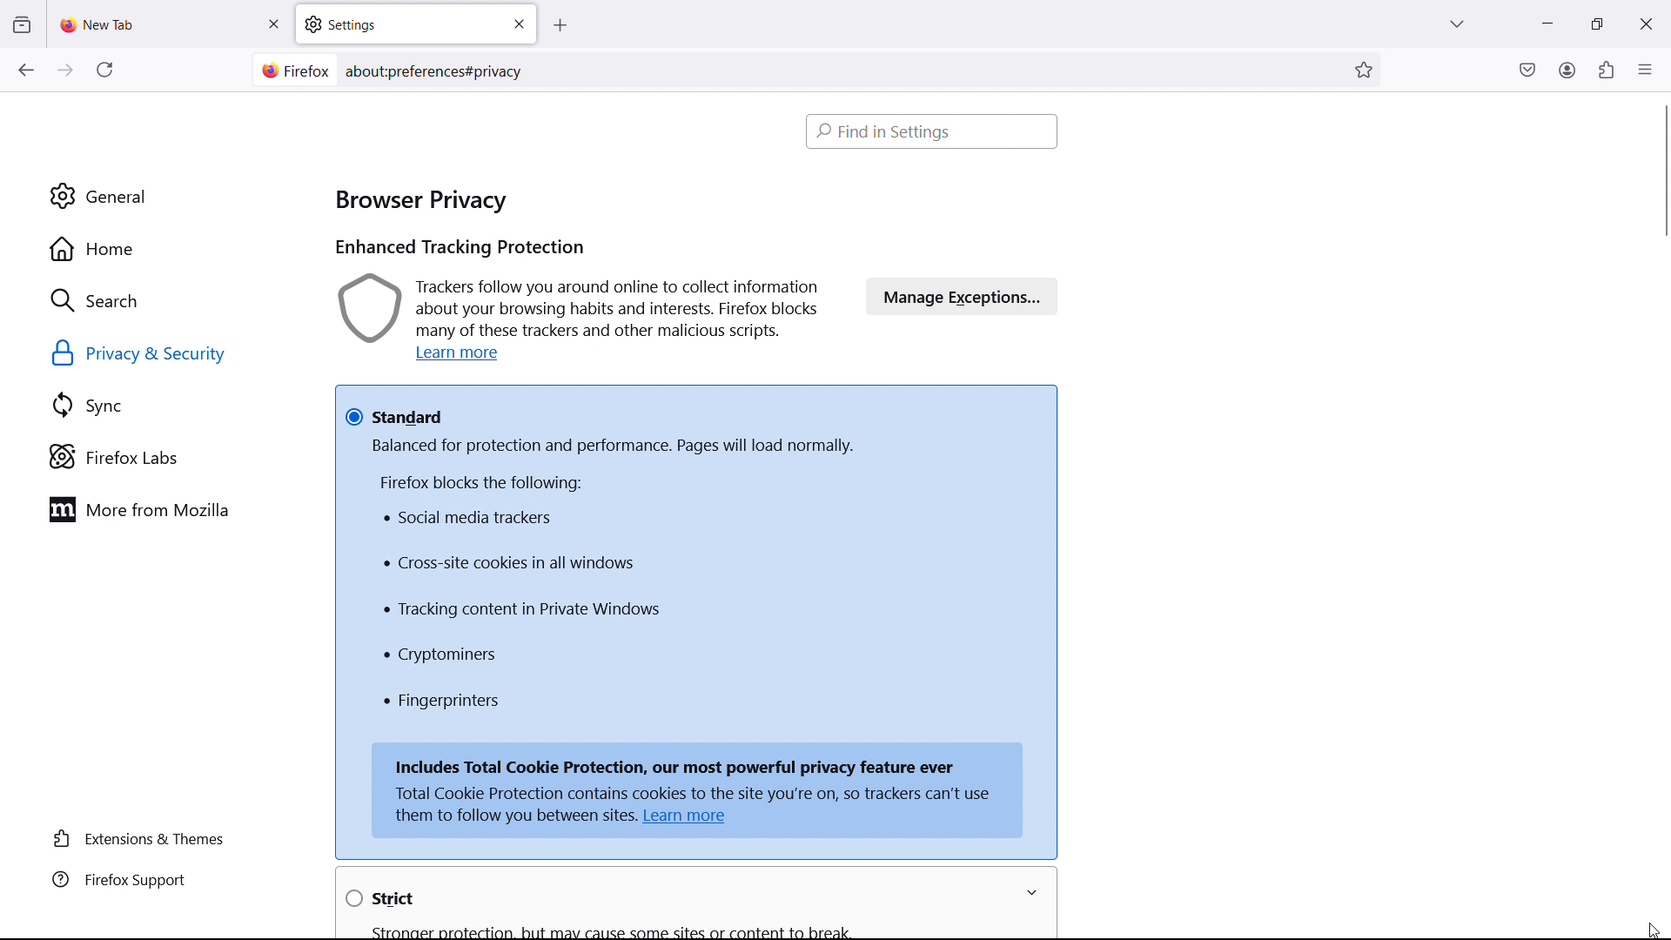 The width and height of the screenshot is (1671, 940). I want to click on extensions & themes, so click(143, 839).